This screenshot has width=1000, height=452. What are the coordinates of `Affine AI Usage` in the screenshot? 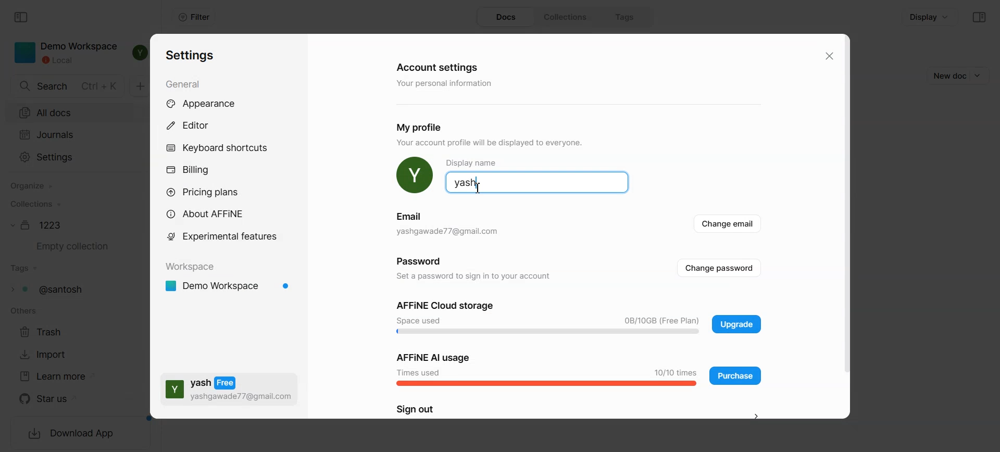 It's located at (546, 368).